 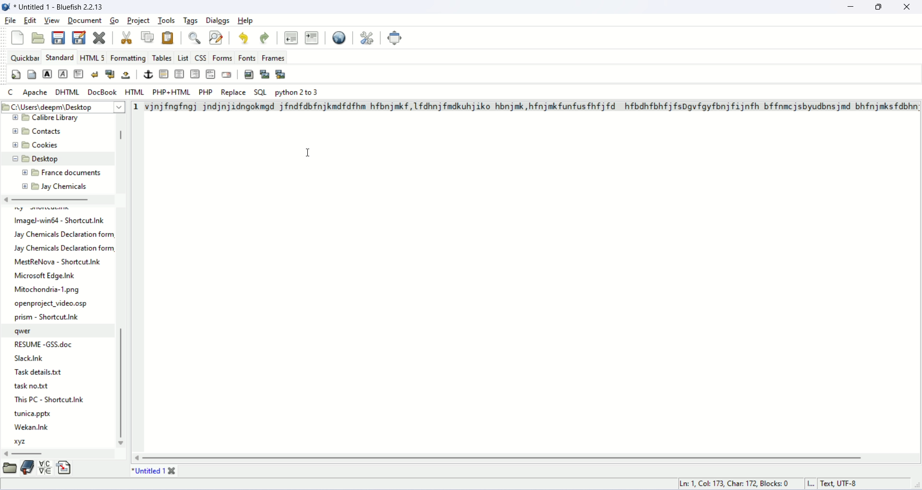 I want to click on tags, so click(x=191, y=20).